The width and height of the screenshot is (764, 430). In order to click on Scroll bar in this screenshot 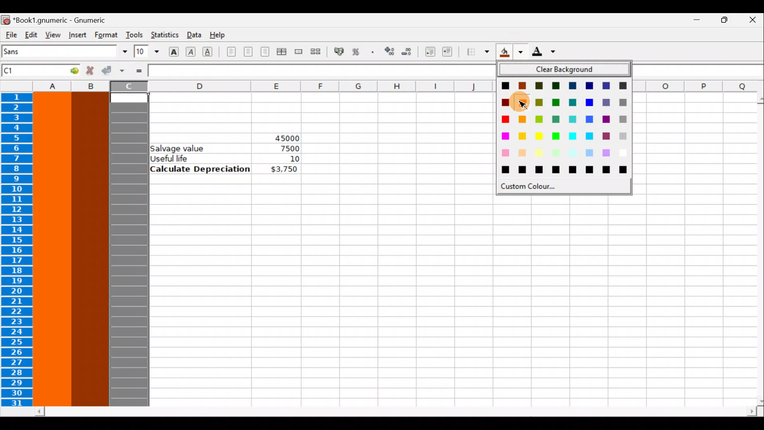, I will do `click(396, 412)`.